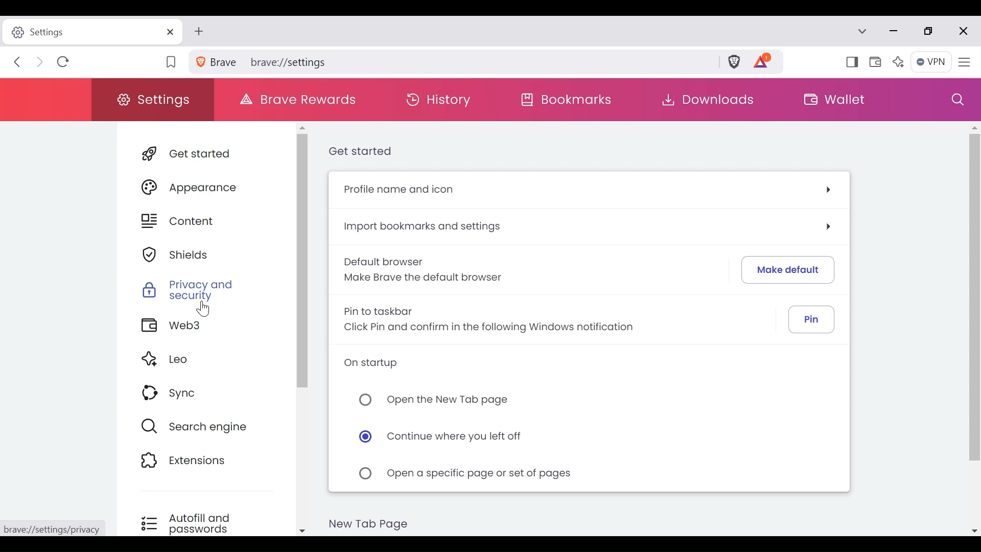 This screenshot has width=981, height=552. I want to click on Leo AI, so click(900, 62).